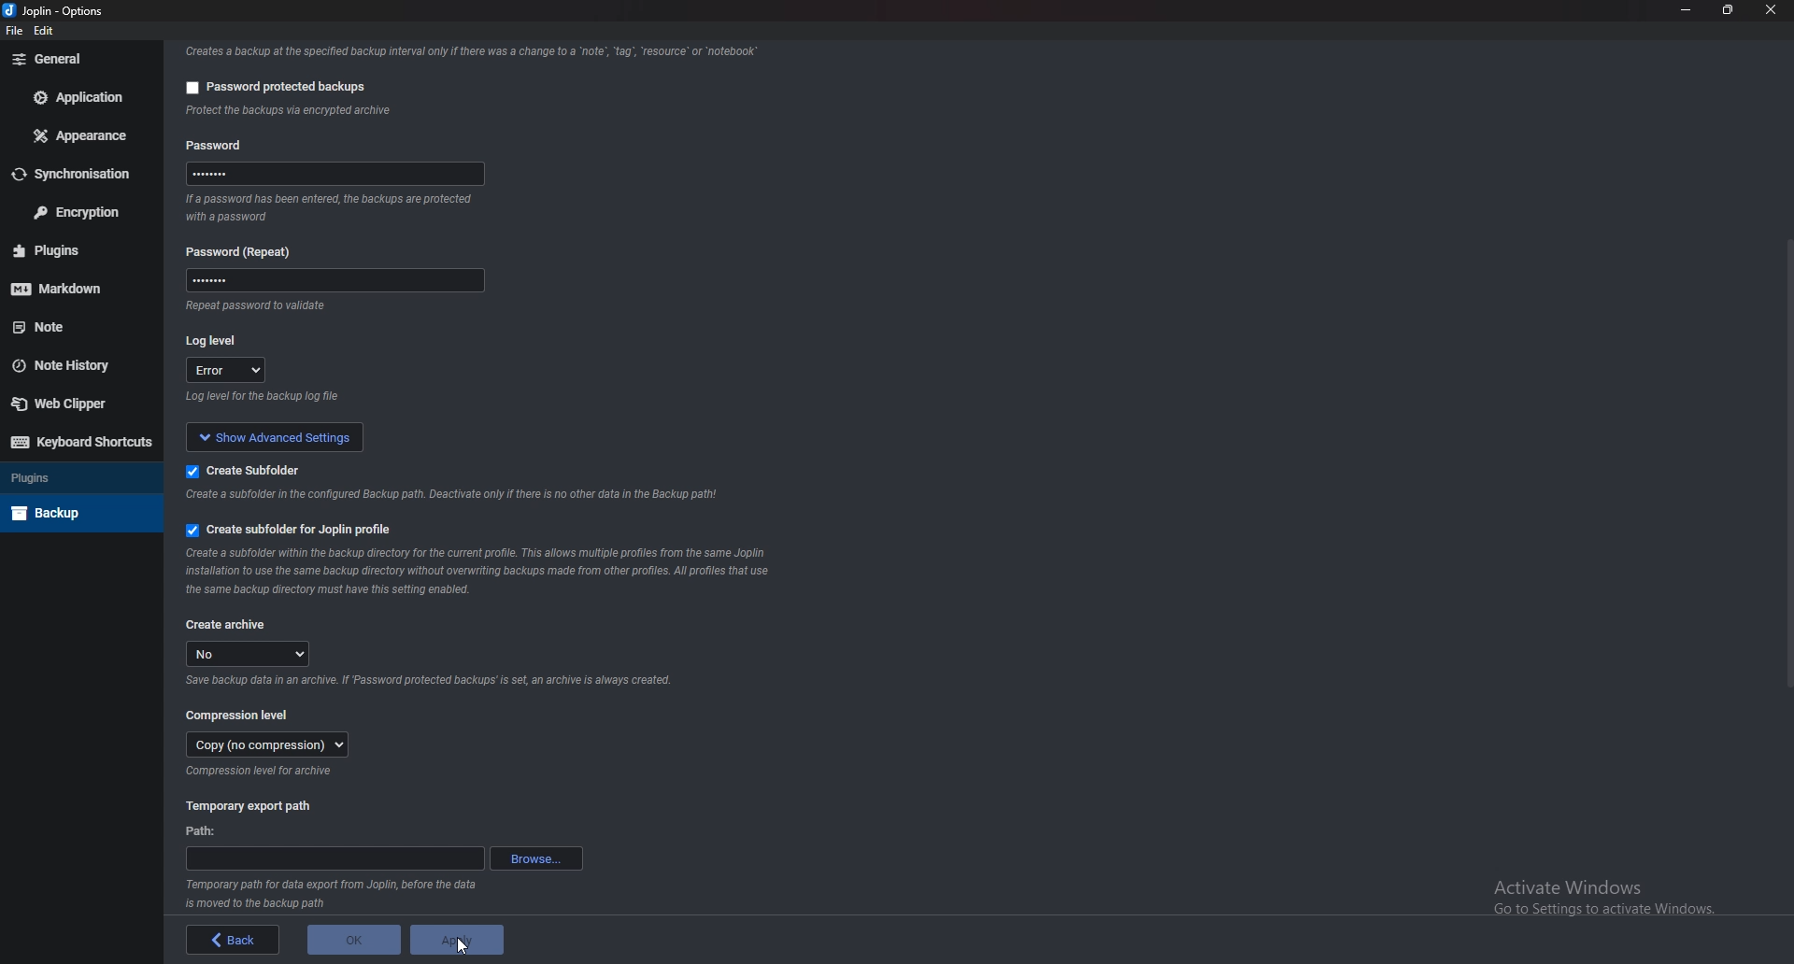 The height and width of the screenshot is (964, 1794). I want to click on password, so click(219, 143).